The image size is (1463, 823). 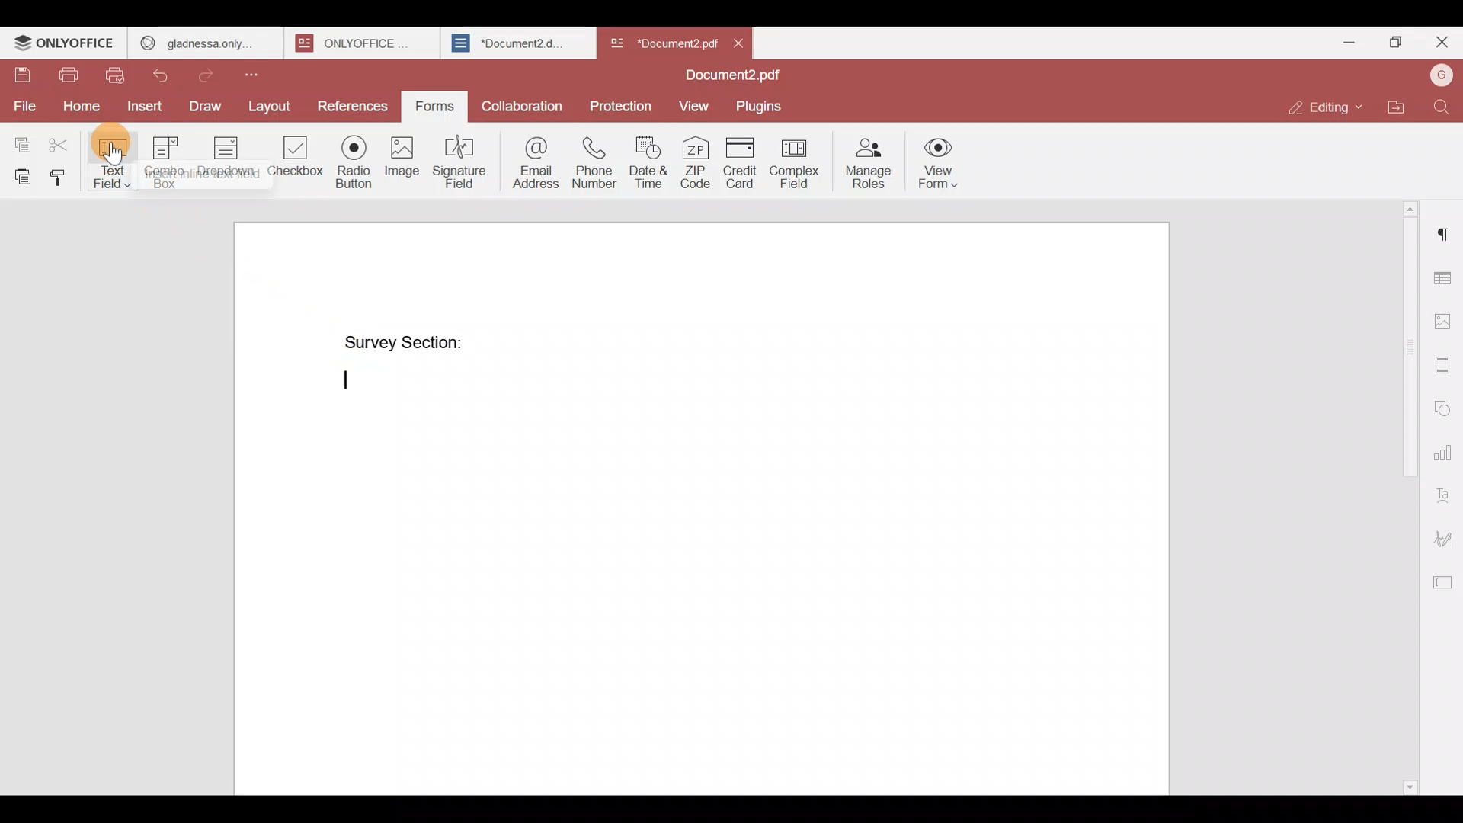 What do you see at coordinates (533, 161) in the screenshot?
I see `Email address` at bounding box center [533, 161].